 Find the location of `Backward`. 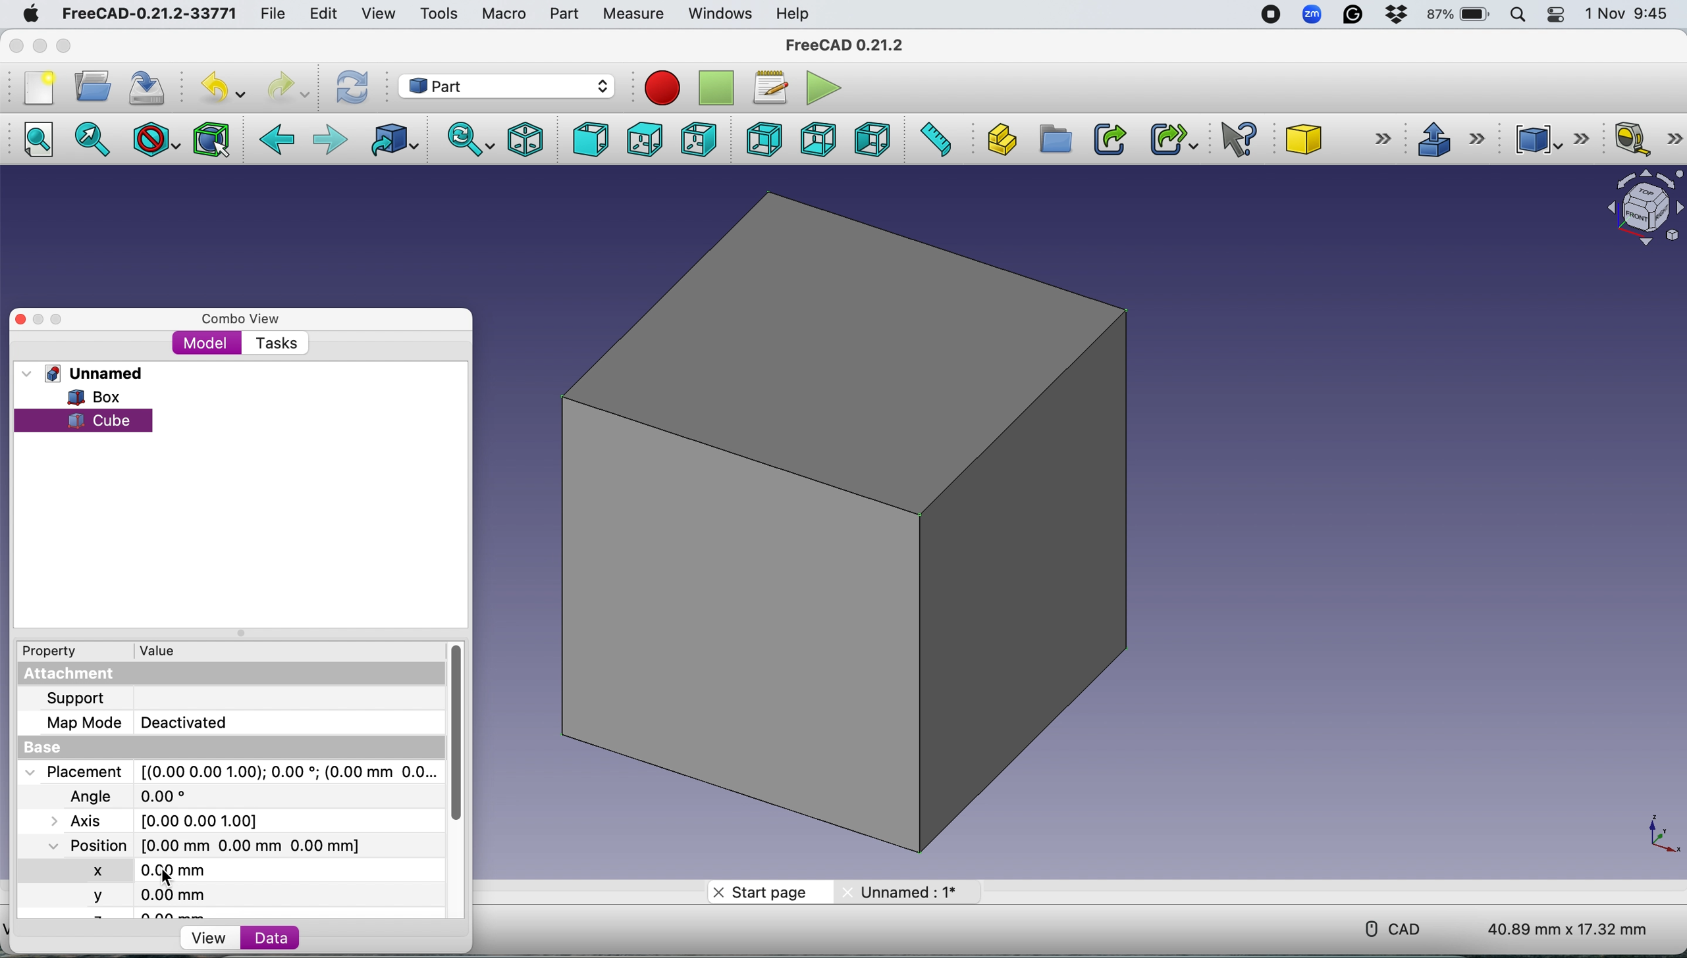

Backward is located at coordinates (278, 141).